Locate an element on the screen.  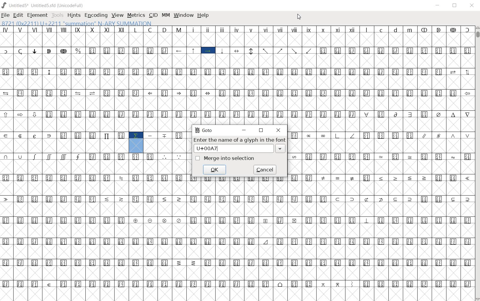
cancel is located at coordinates (264, 170).